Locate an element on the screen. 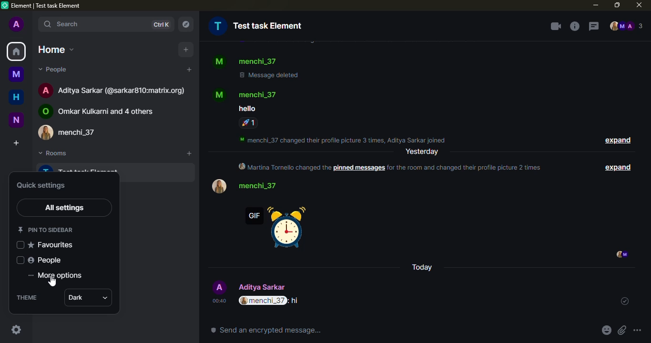 The image size is (651, 343). drop down is located at coordinates (108, 298).